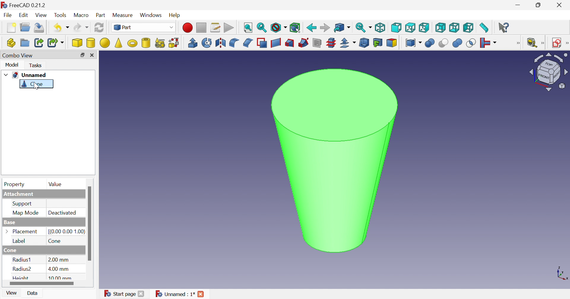  I want to click on Execute macro, so click(229, 28).